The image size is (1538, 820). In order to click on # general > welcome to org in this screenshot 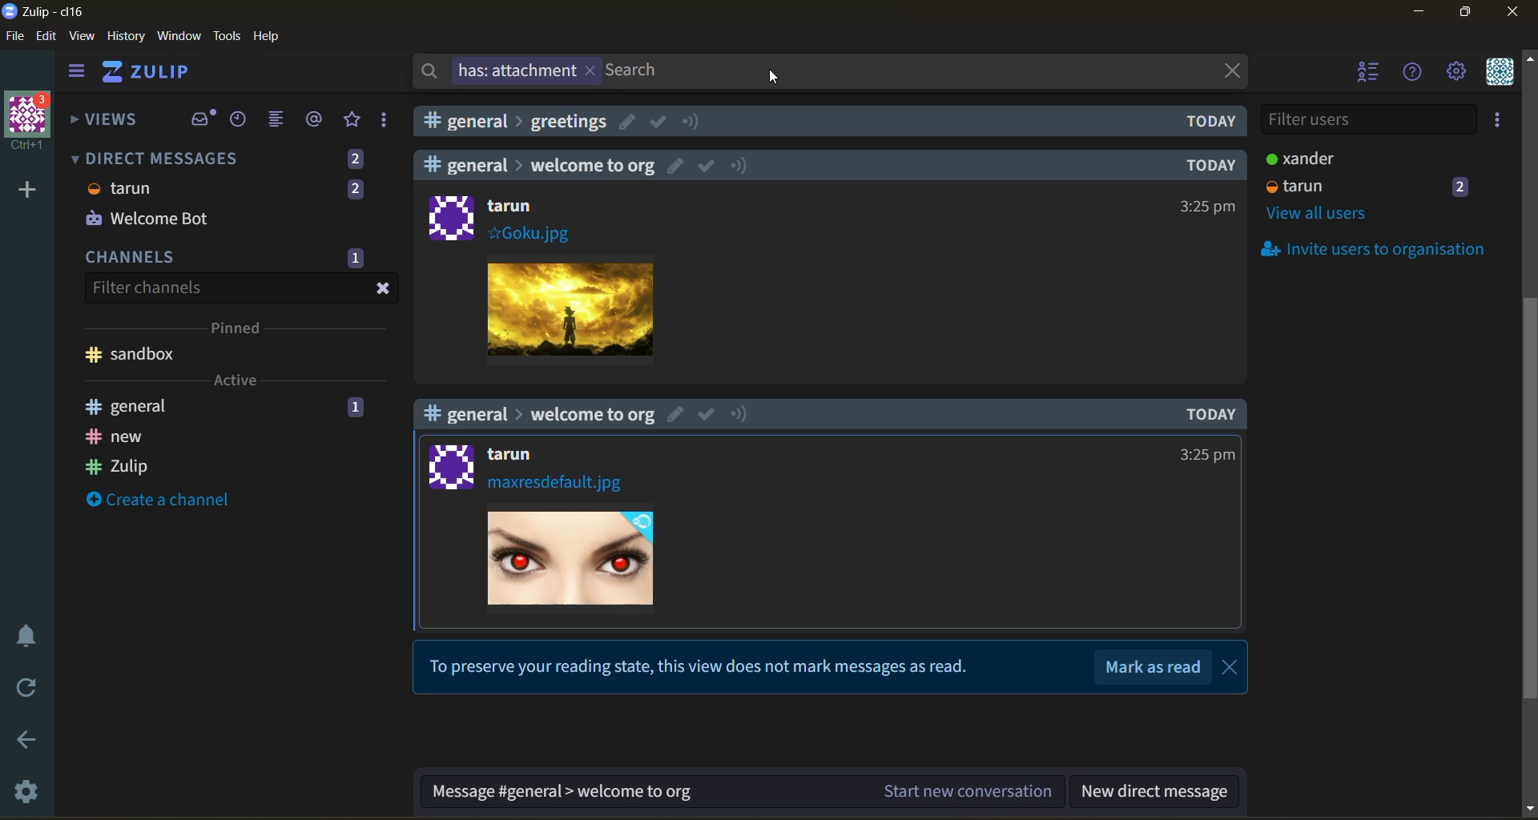, I will do `click(538, 164)`.